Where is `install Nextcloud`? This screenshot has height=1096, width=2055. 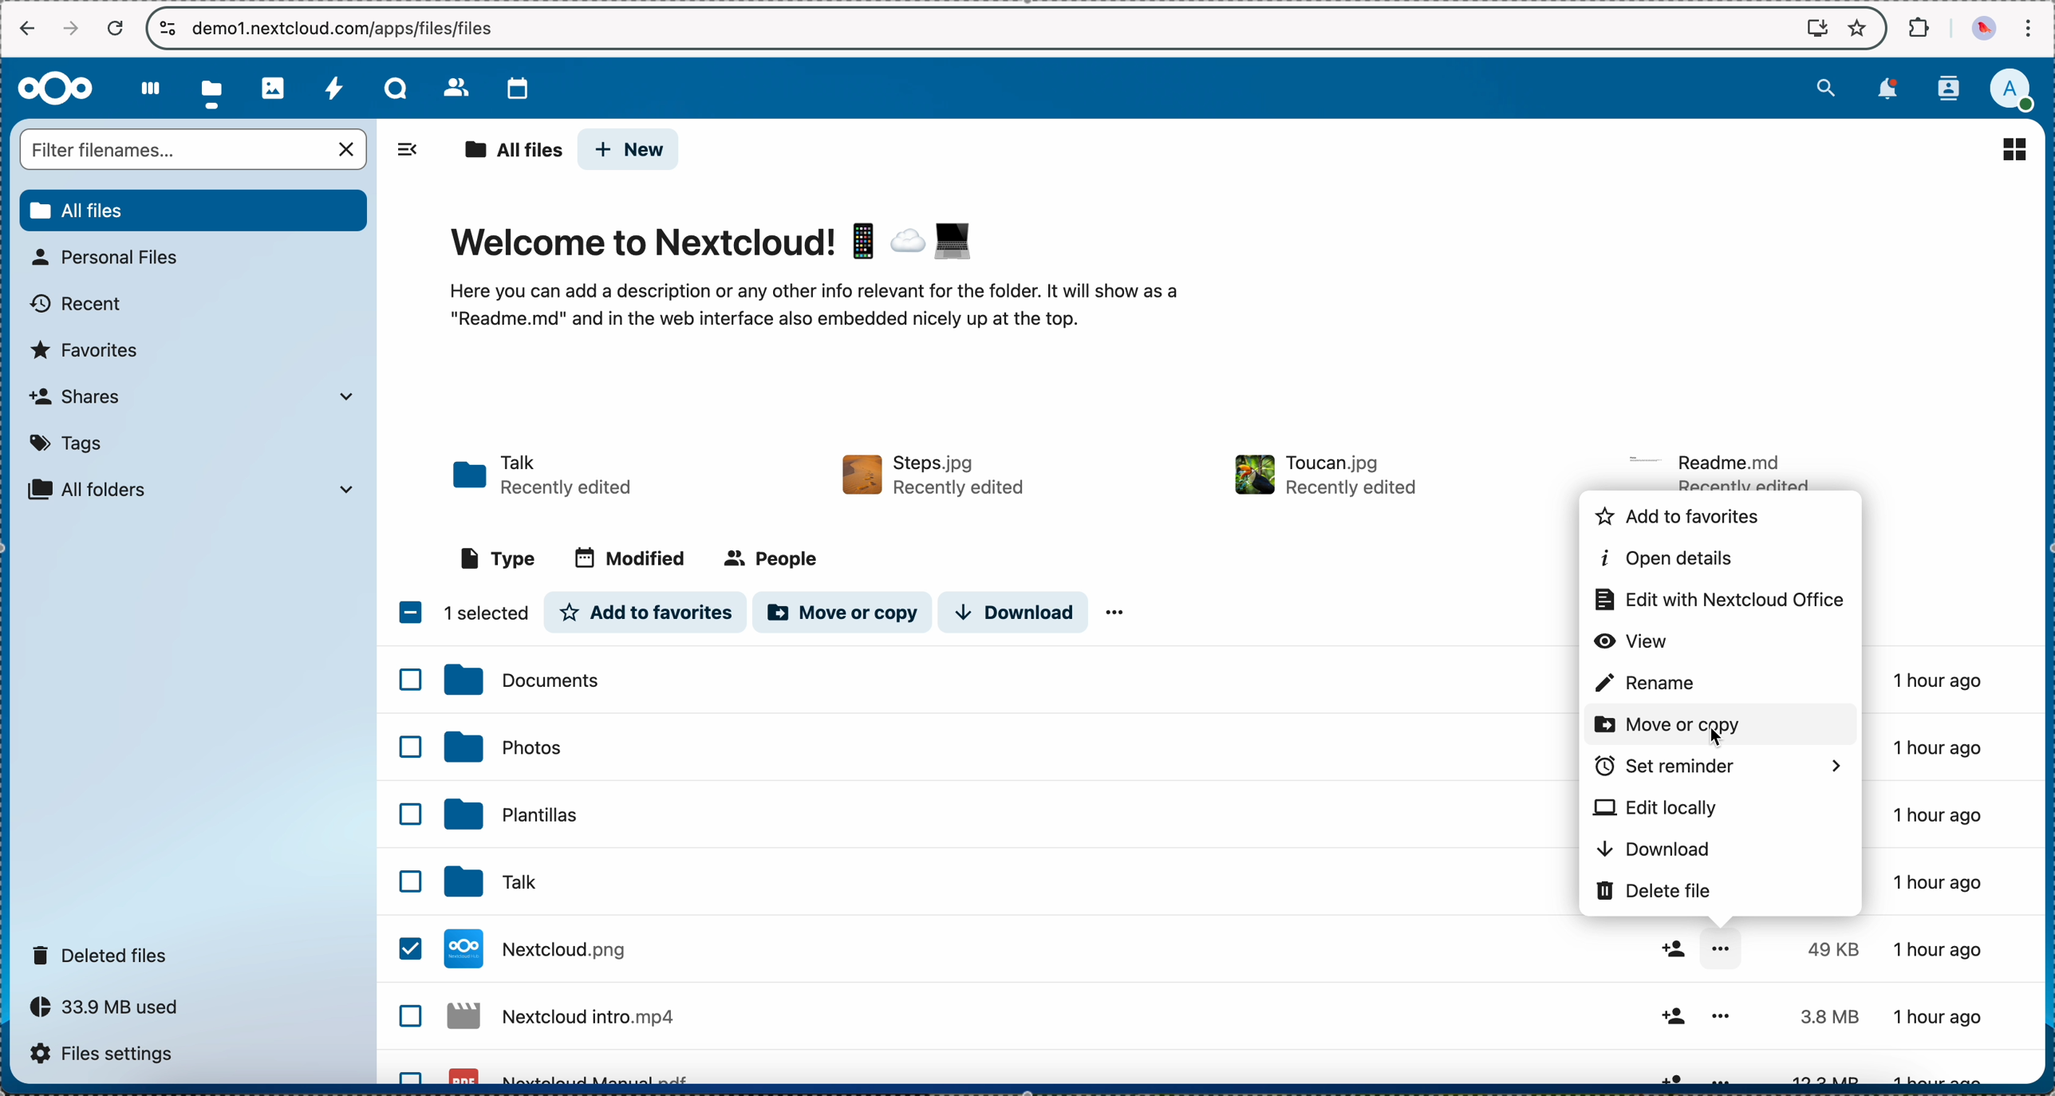
install Nextcloud is located at coordinates (1817, 30).